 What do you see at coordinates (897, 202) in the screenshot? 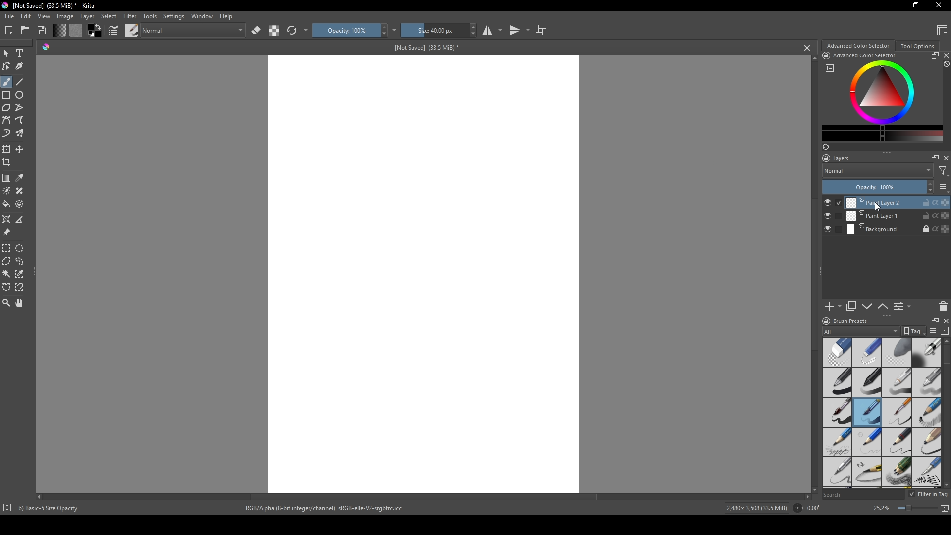
I see `Print Layer 2` at bounding box center [897, 202].